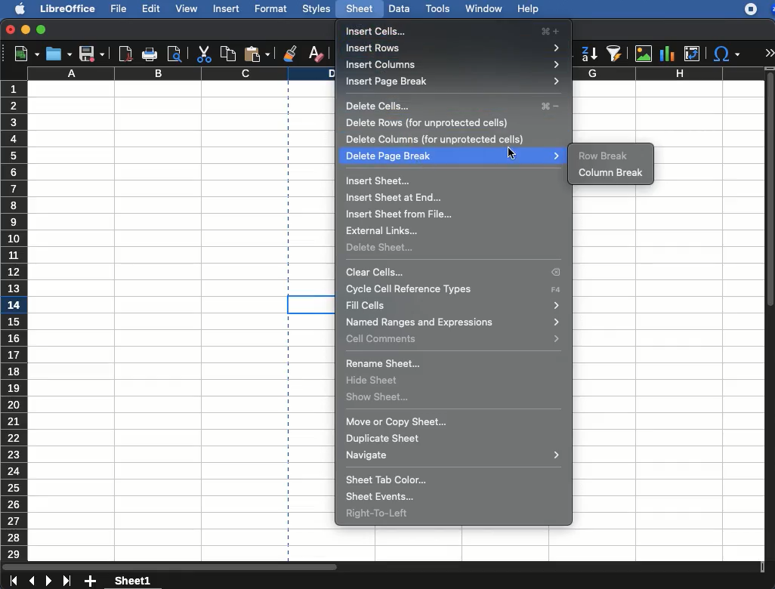  Describe the element at coordinates (455, 107) in the screenshot. I see `delete cells` at that location.